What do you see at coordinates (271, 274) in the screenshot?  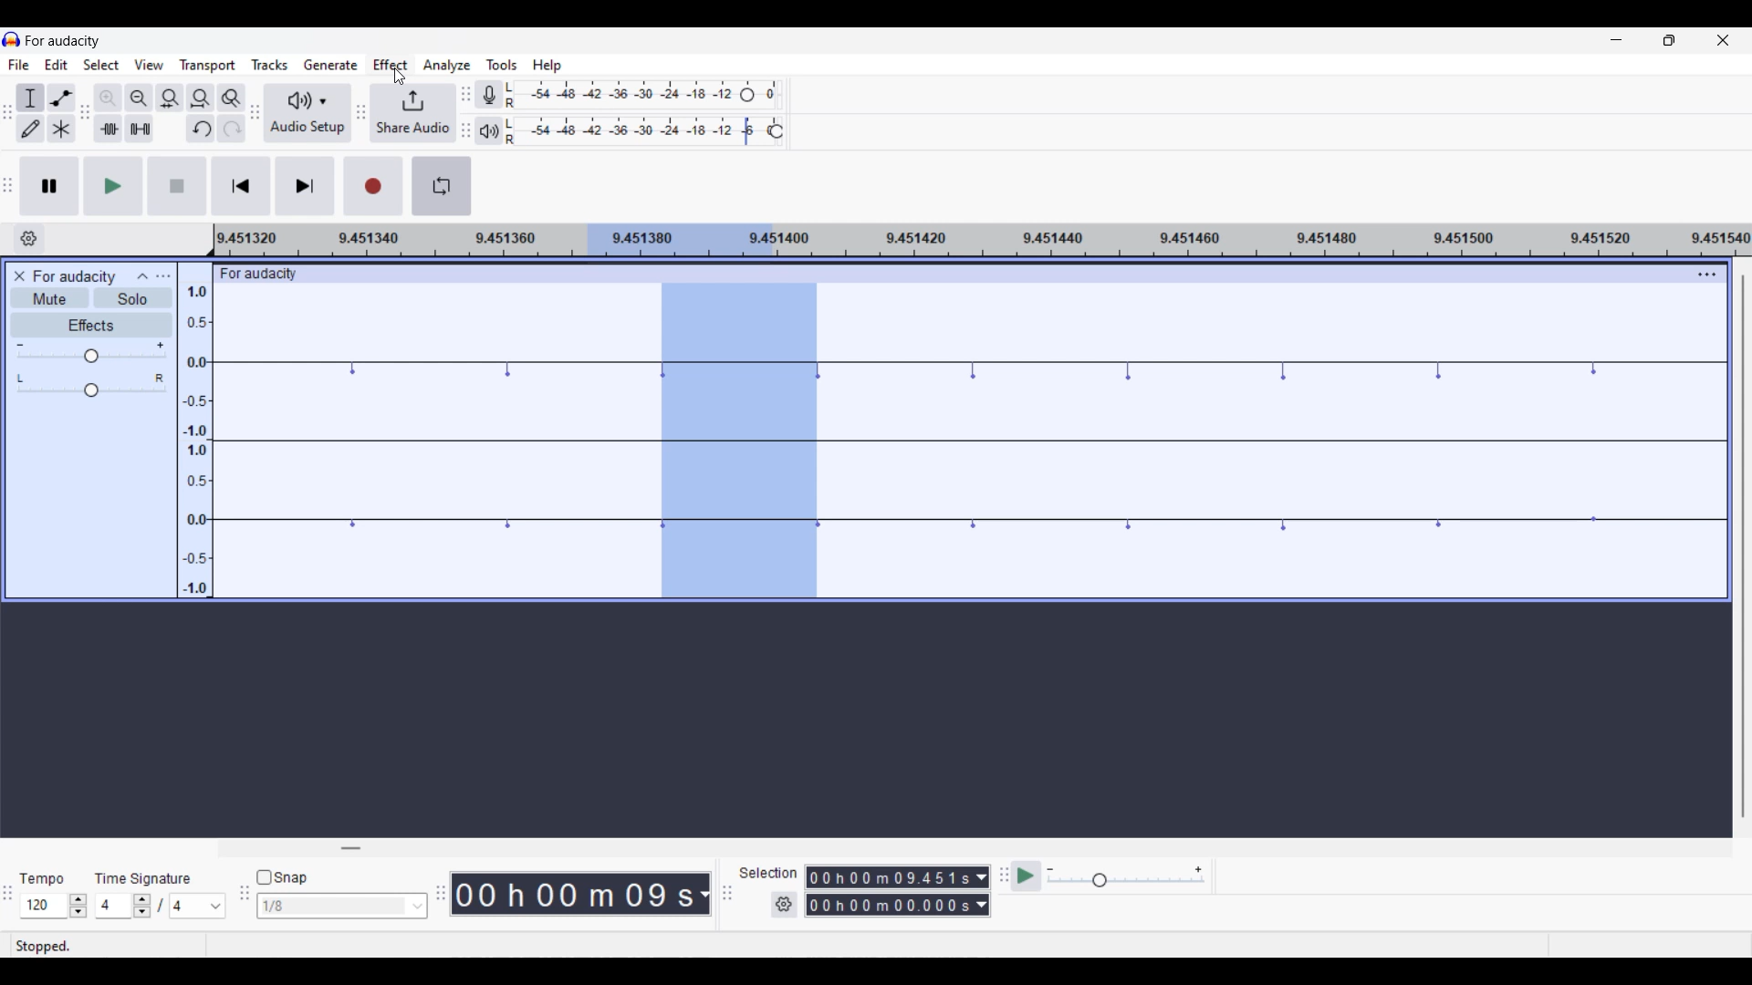 I see `For audacity` at bounding box center [271, 274].